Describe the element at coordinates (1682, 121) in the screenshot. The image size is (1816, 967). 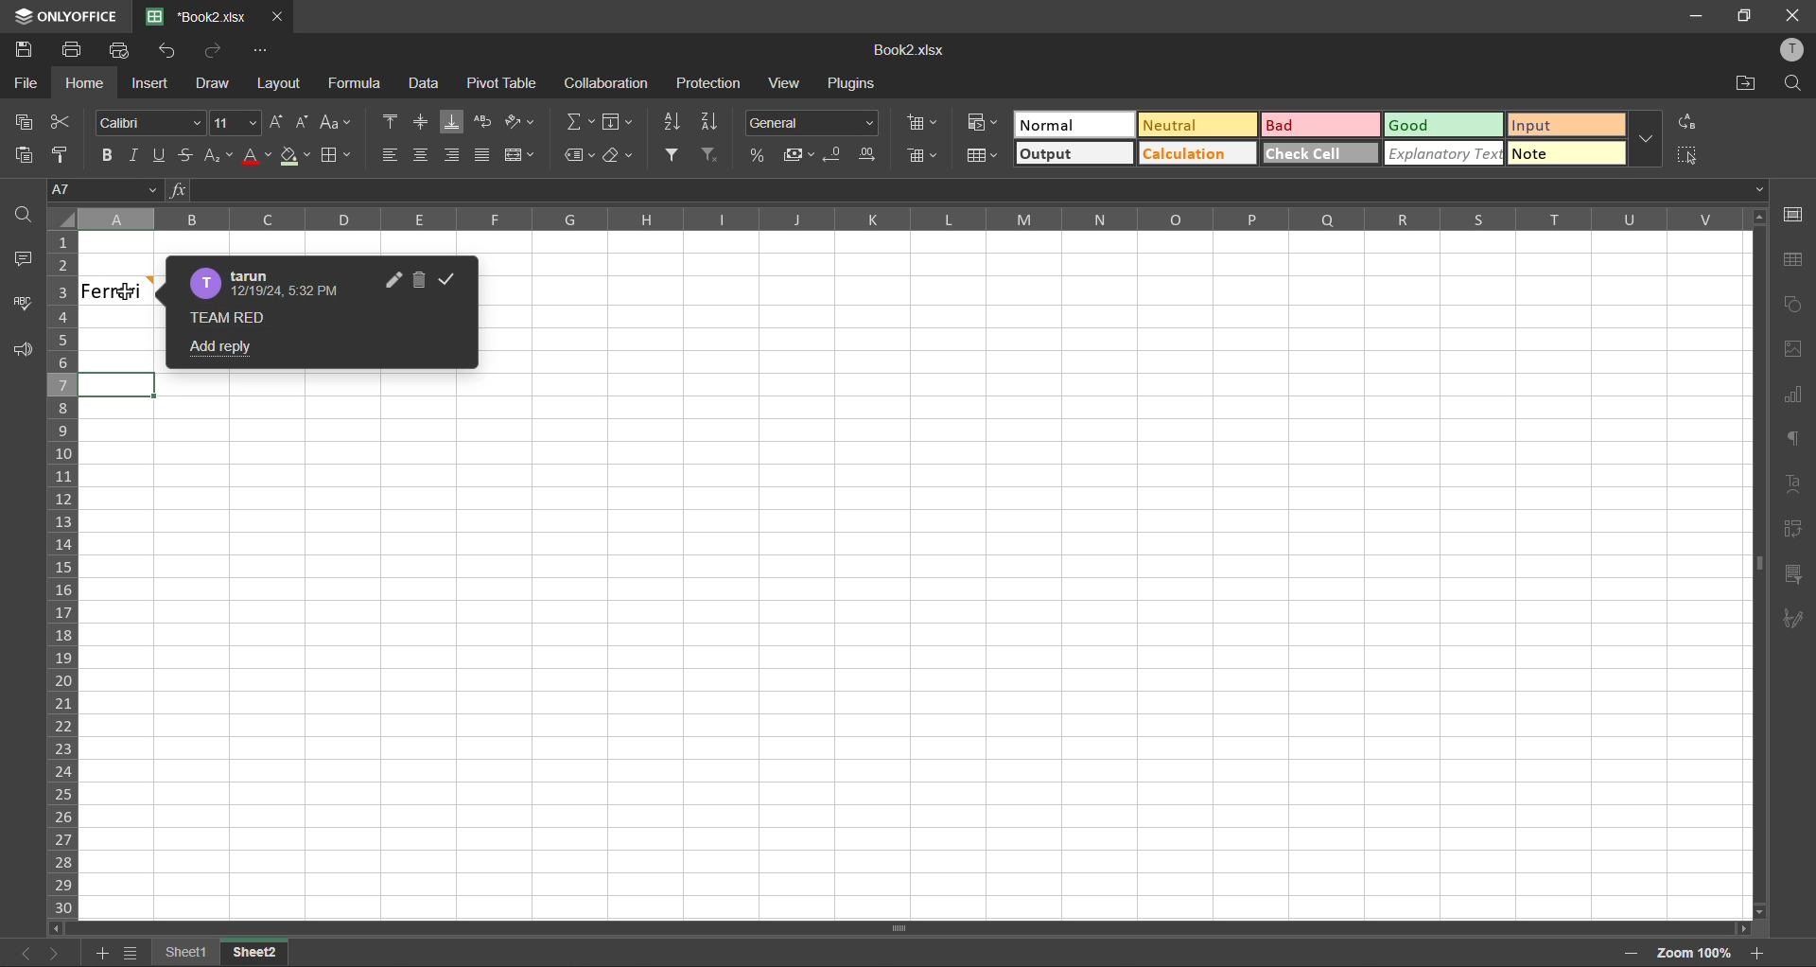
I see `replace` at that location.